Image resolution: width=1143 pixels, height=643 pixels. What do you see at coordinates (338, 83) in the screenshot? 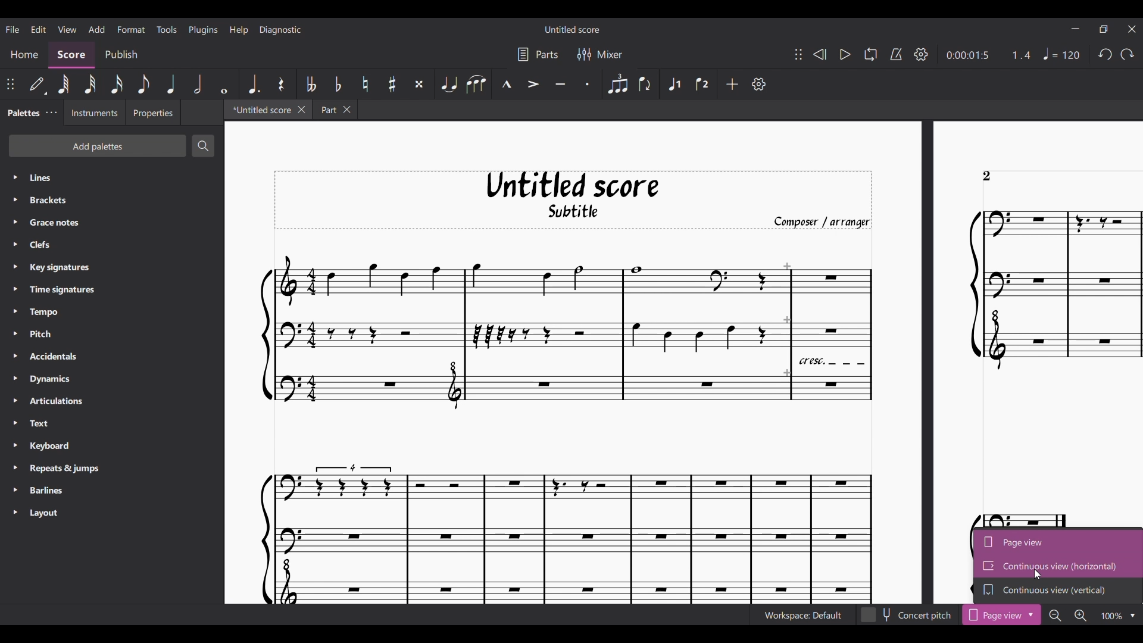
I see `Toggle flat` at bounding box center [338, 83].